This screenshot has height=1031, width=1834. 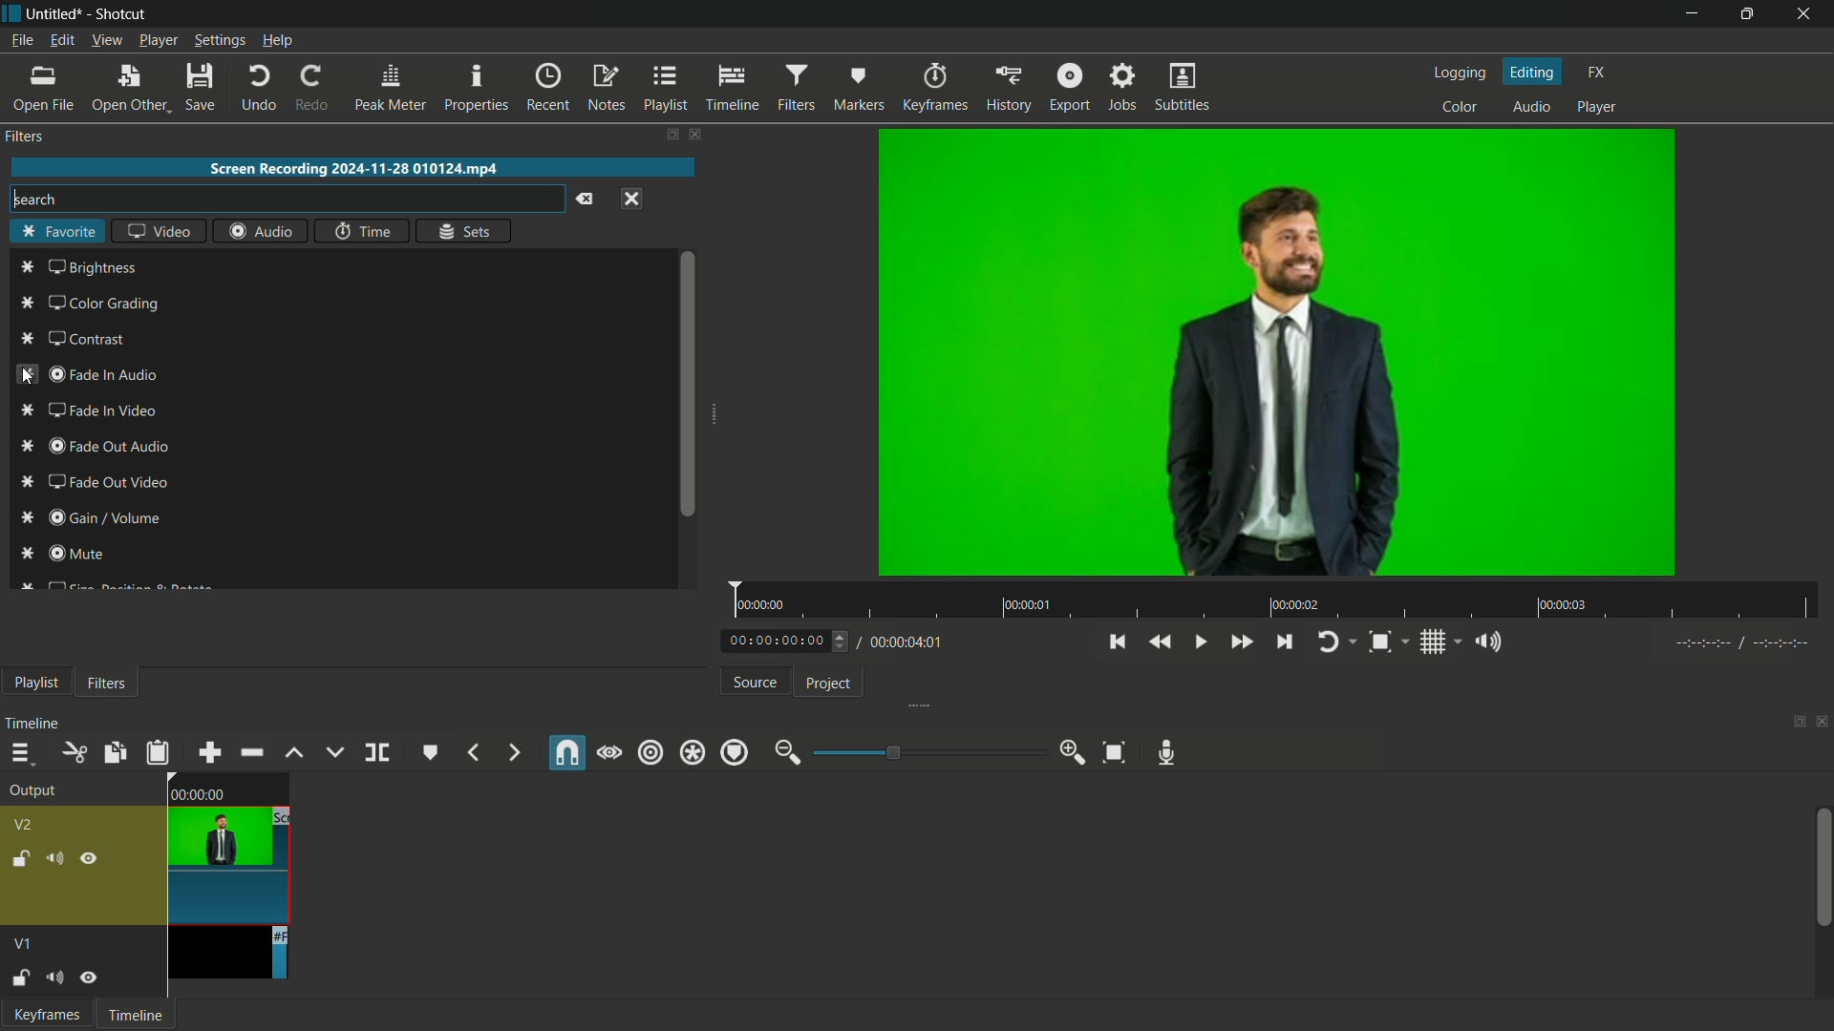 I want to click on create or edit marker, so click(x=428, y=754).